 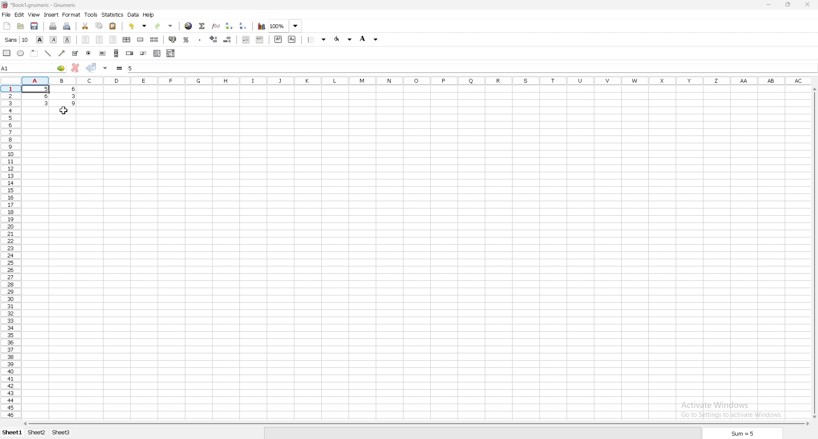 What do you see at coordinates (788, 5) in the screenshot?
I see `resize` at bounding box center [788, 5].